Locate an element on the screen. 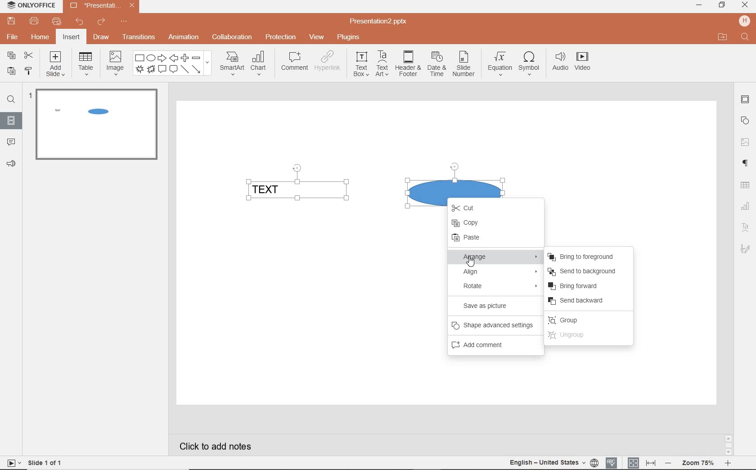 The width and height of the screenshot is (756, 470). home is located at coordinates (41, 37).